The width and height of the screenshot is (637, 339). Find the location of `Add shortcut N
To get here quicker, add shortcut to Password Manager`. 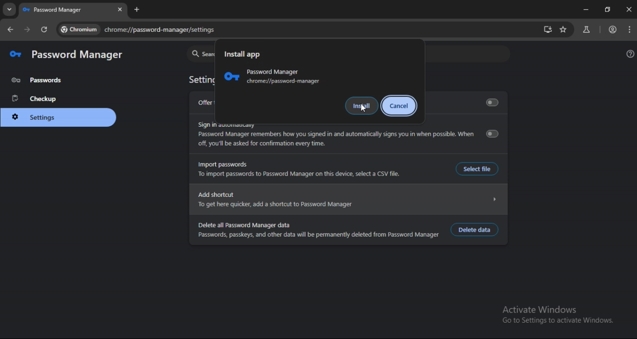

Add shortcut N
To get here quicker, add shortcut to Password Manager is located at coordinates (347, 201).